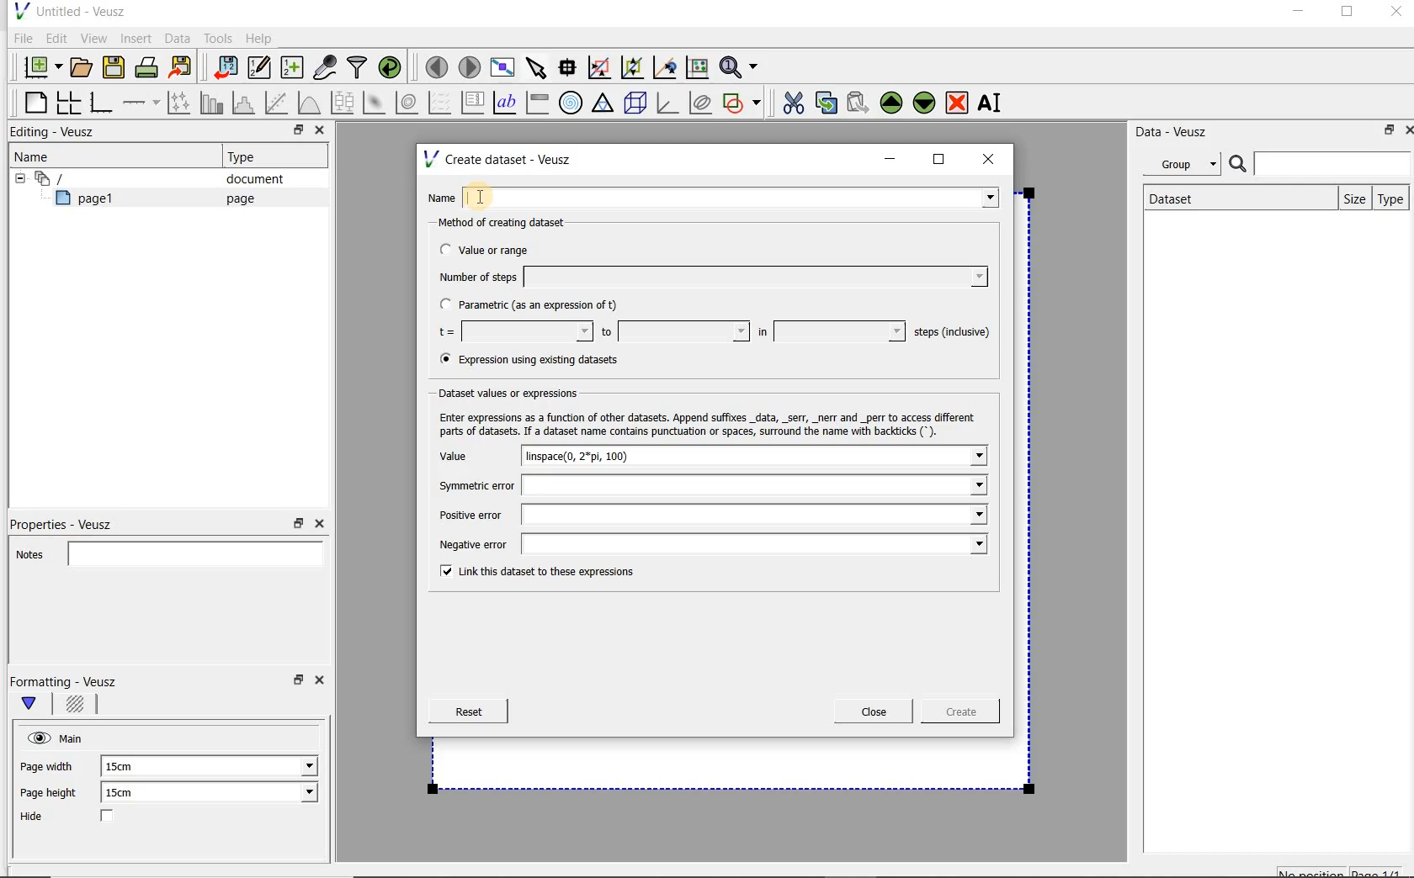 The image size is (1414, 878). What do you see at coordinates (1348, 14) in the screenshot?
I see `maximize` at bounding box center [1348, 14].